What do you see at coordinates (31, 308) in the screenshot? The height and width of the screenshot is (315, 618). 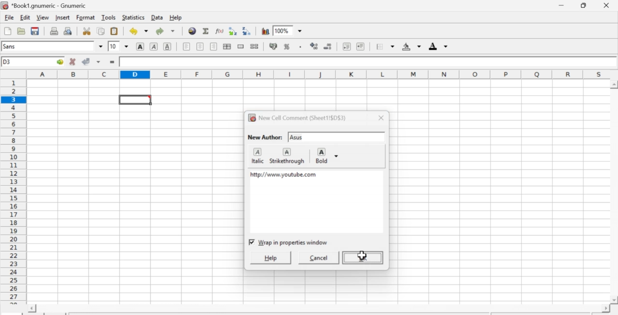 I see `scroll left` at bounding box center [31, 308].